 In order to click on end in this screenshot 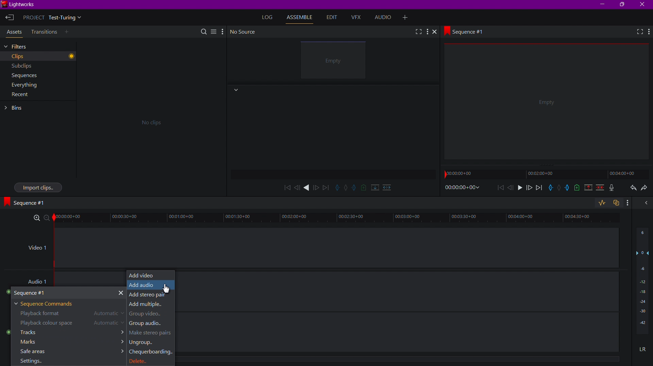, I will do `click(539, 188)`.